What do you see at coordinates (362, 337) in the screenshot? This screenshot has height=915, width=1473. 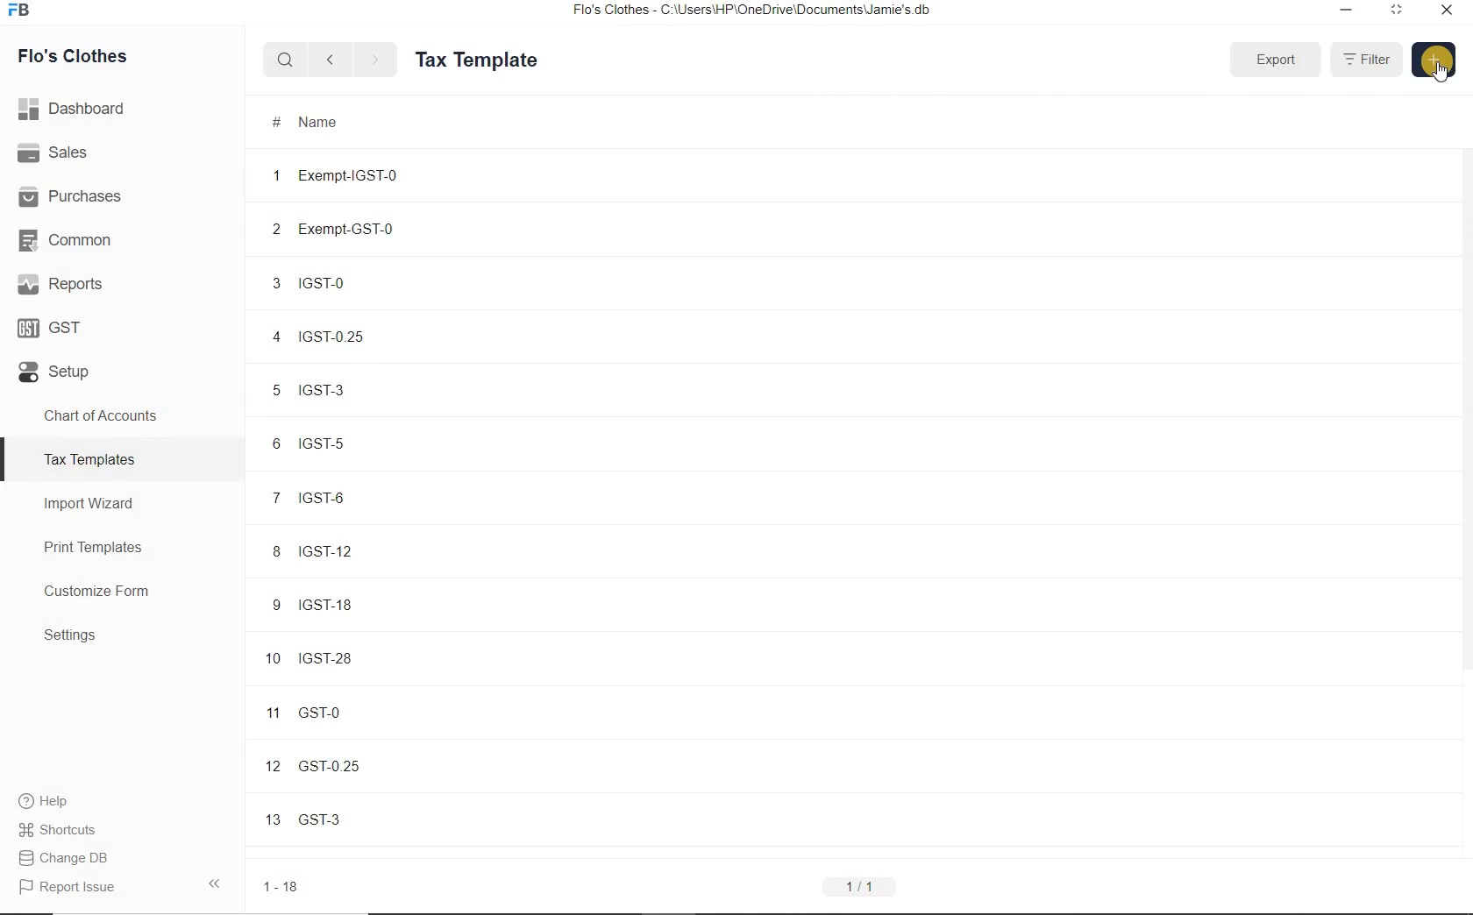 I see `4 IGST-0.25` at bounding box center [362, 337].